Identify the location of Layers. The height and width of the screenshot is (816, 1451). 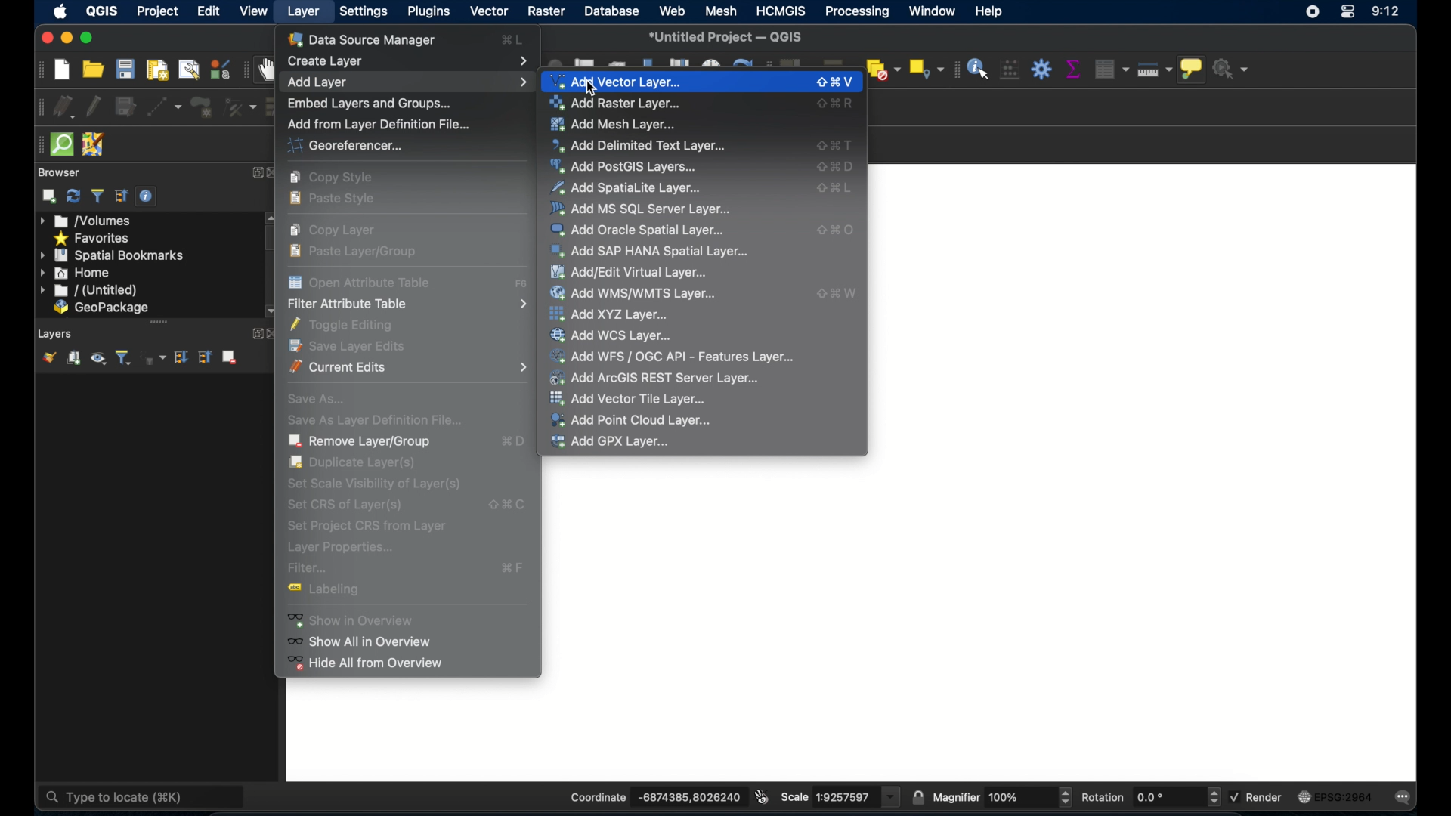
(52, 334).